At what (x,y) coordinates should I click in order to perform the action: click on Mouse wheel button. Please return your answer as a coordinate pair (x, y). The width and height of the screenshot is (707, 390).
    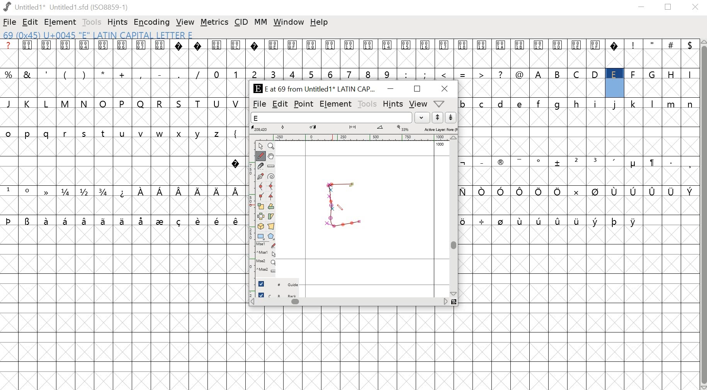
    Looking at the image, I should click on (266, 262).